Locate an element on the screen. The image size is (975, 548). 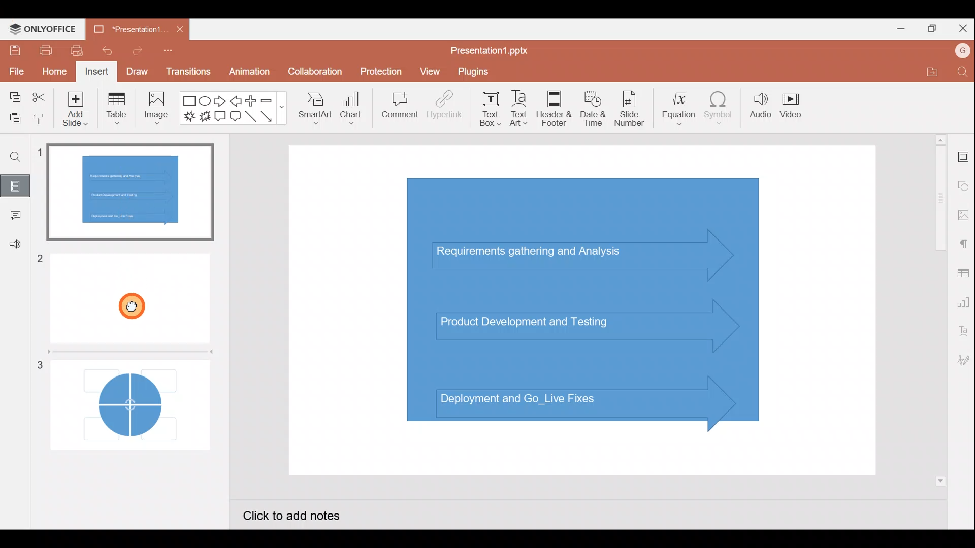
Audio is located at coordinates (758, 109).